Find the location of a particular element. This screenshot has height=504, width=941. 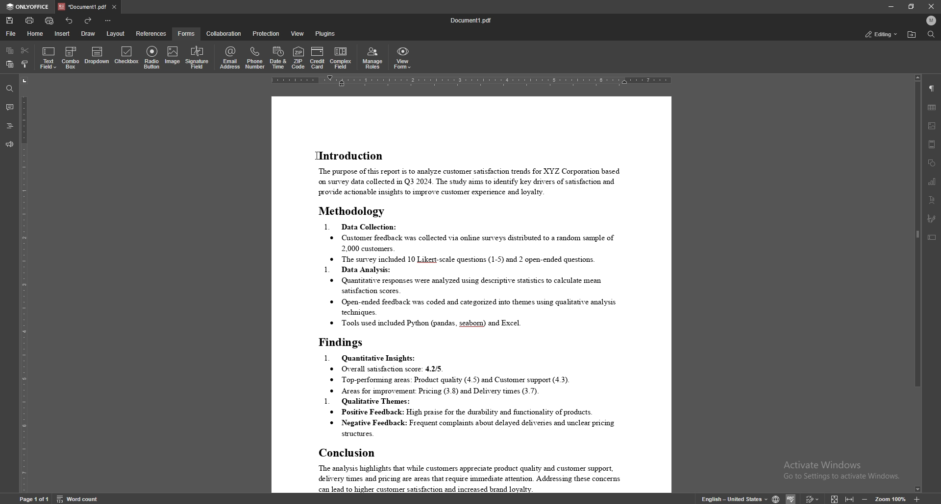

feedback is located at coordinates (10, 144).